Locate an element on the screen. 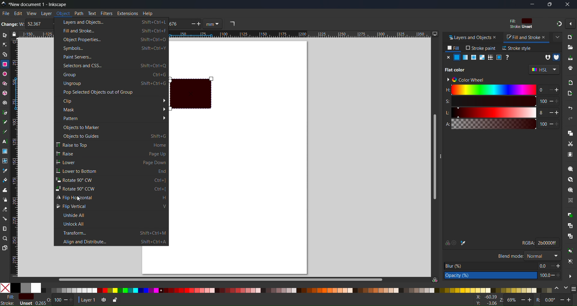 This screenshot has height=306, width=577. Flip Horizontal is located at coordinates (112, 197).